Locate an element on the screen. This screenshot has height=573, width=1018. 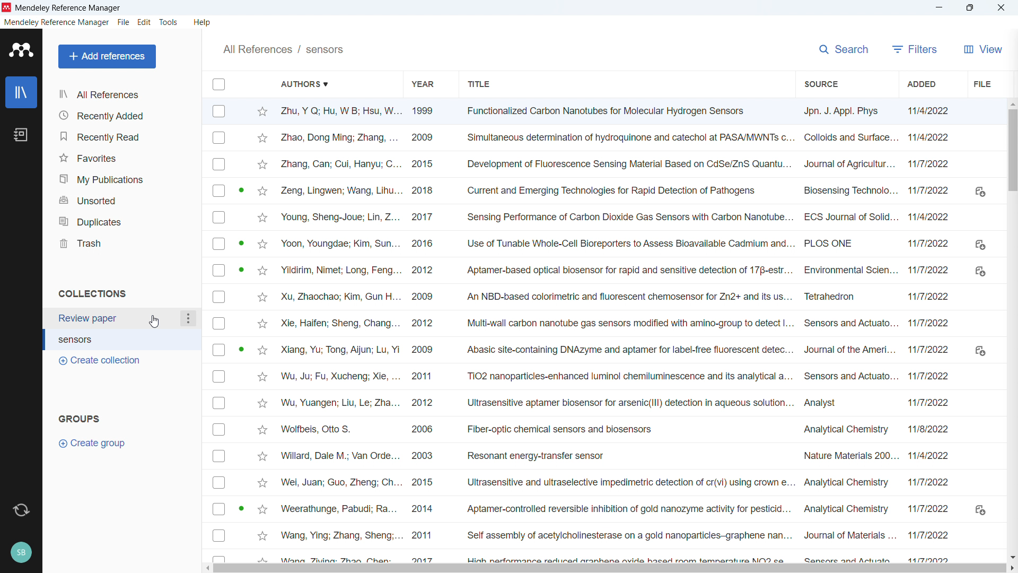
Maximise  is located at coordinates (969, 8).